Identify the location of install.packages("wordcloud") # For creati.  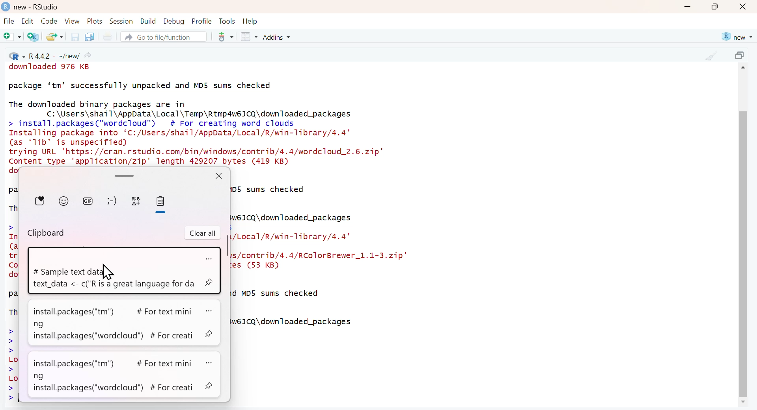
(113, 336).